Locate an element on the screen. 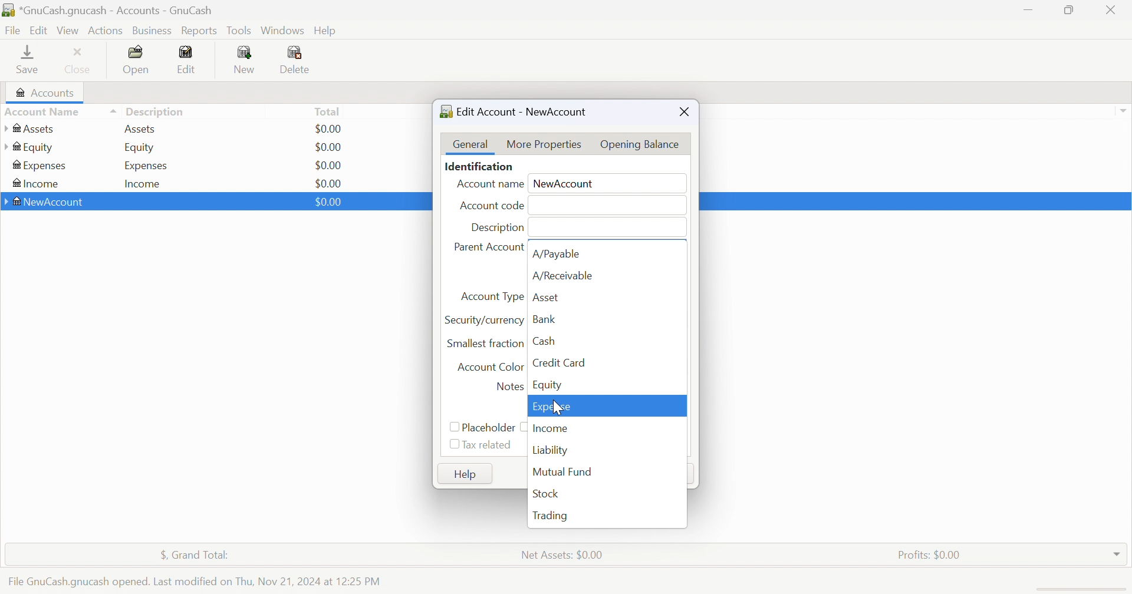 This screenshot has height=594, width=1132. Net Assets: $0.00 is located at coordinates (561, 555).